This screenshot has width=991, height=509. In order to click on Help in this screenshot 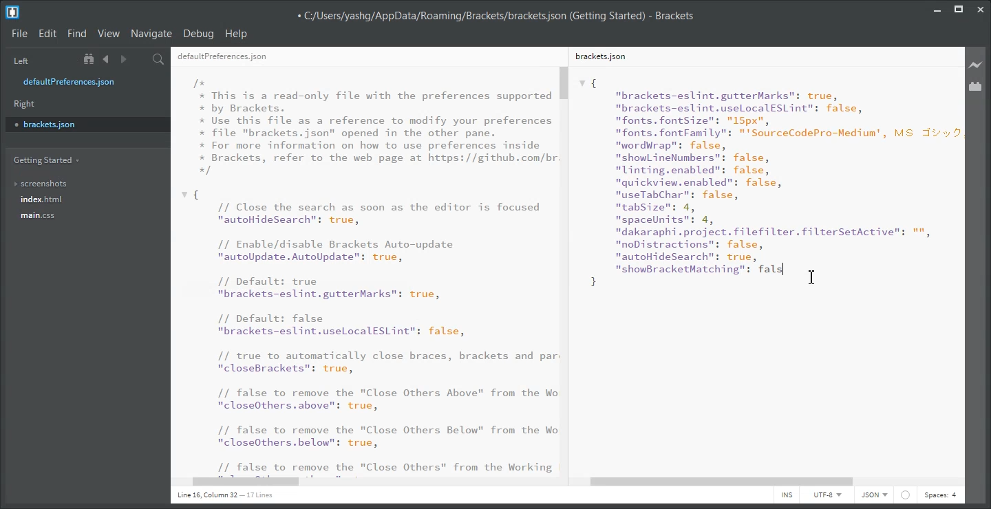, I will do `click(237, 34)`.